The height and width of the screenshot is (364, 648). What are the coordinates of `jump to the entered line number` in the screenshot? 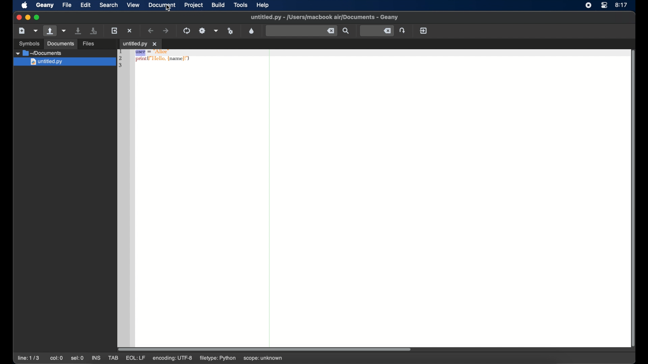 It's located at (402, 30).